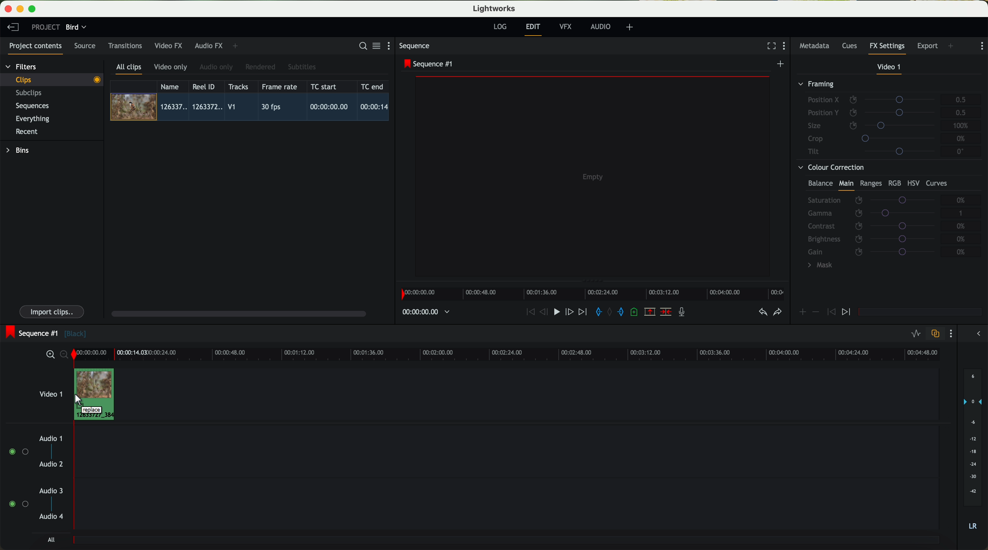 The image size is (988, 550). I want to click on source, so click(85, 46).